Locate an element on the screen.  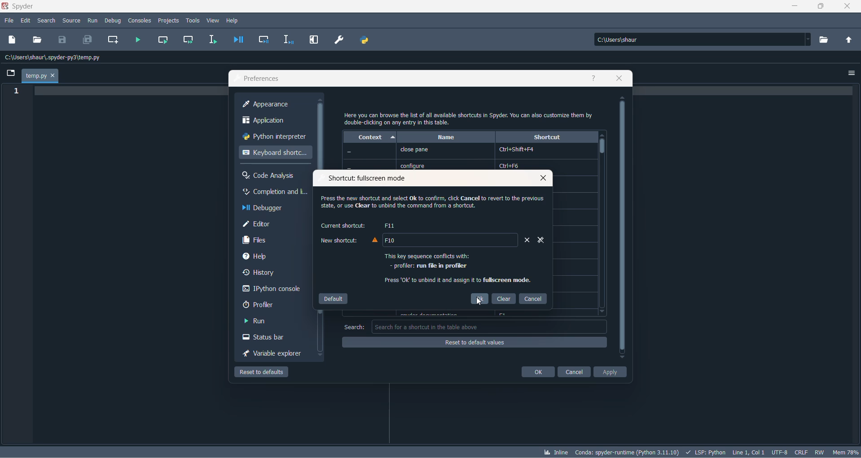
directory is located at coordinates (826, 40).